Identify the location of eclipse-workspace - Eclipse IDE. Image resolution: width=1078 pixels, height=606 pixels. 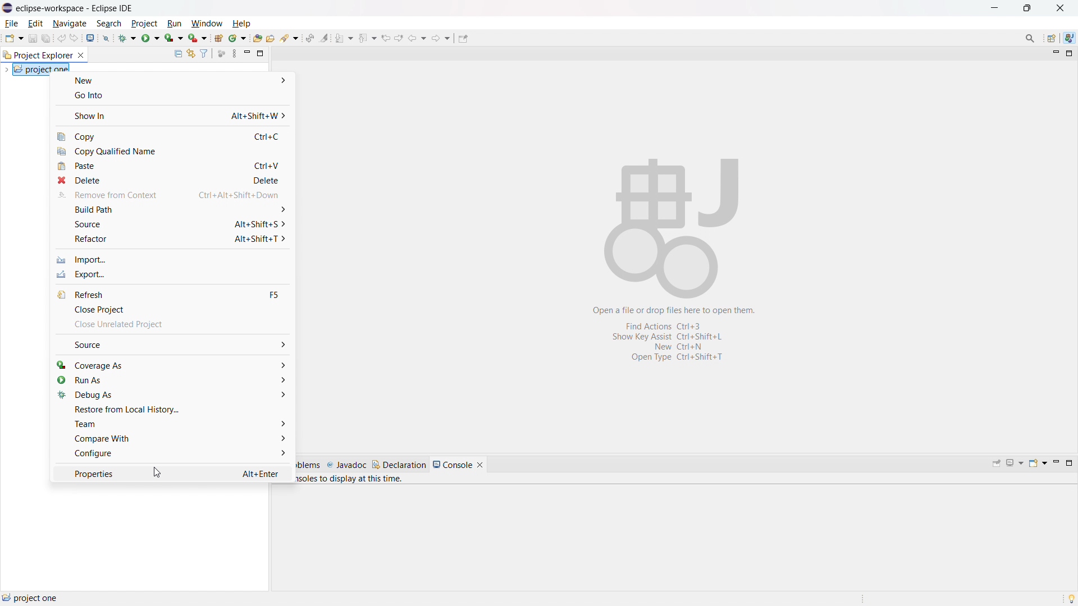
(75, 8).